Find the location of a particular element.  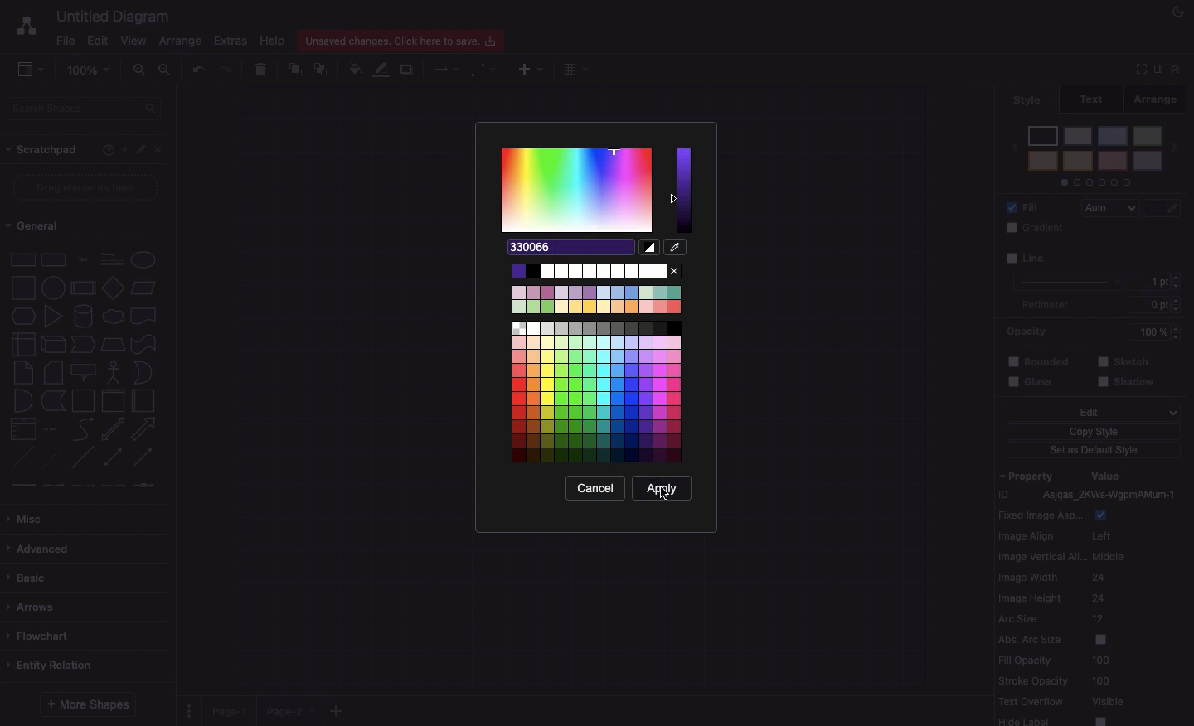

Auto is located at coordinates (1114, 209).